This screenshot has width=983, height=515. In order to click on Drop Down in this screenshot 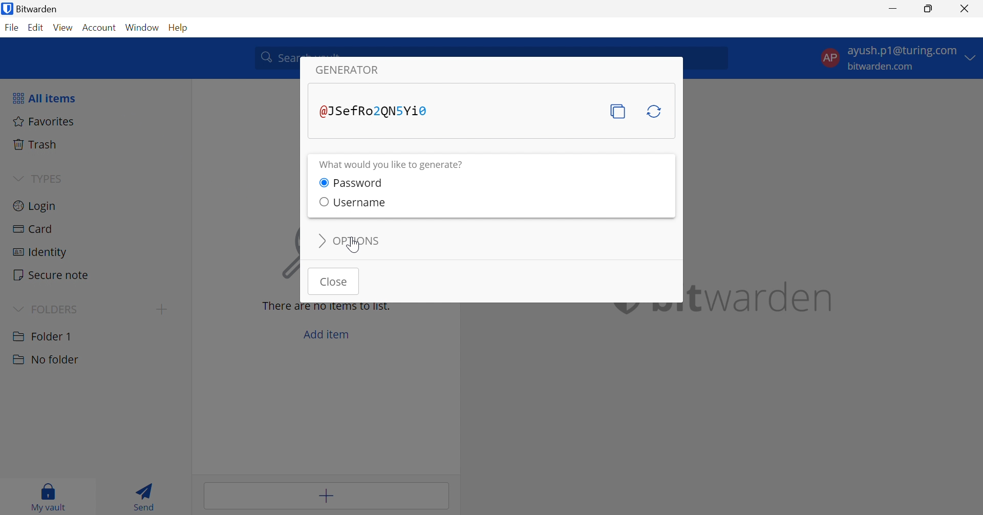, I will do `click(17, 309)`.